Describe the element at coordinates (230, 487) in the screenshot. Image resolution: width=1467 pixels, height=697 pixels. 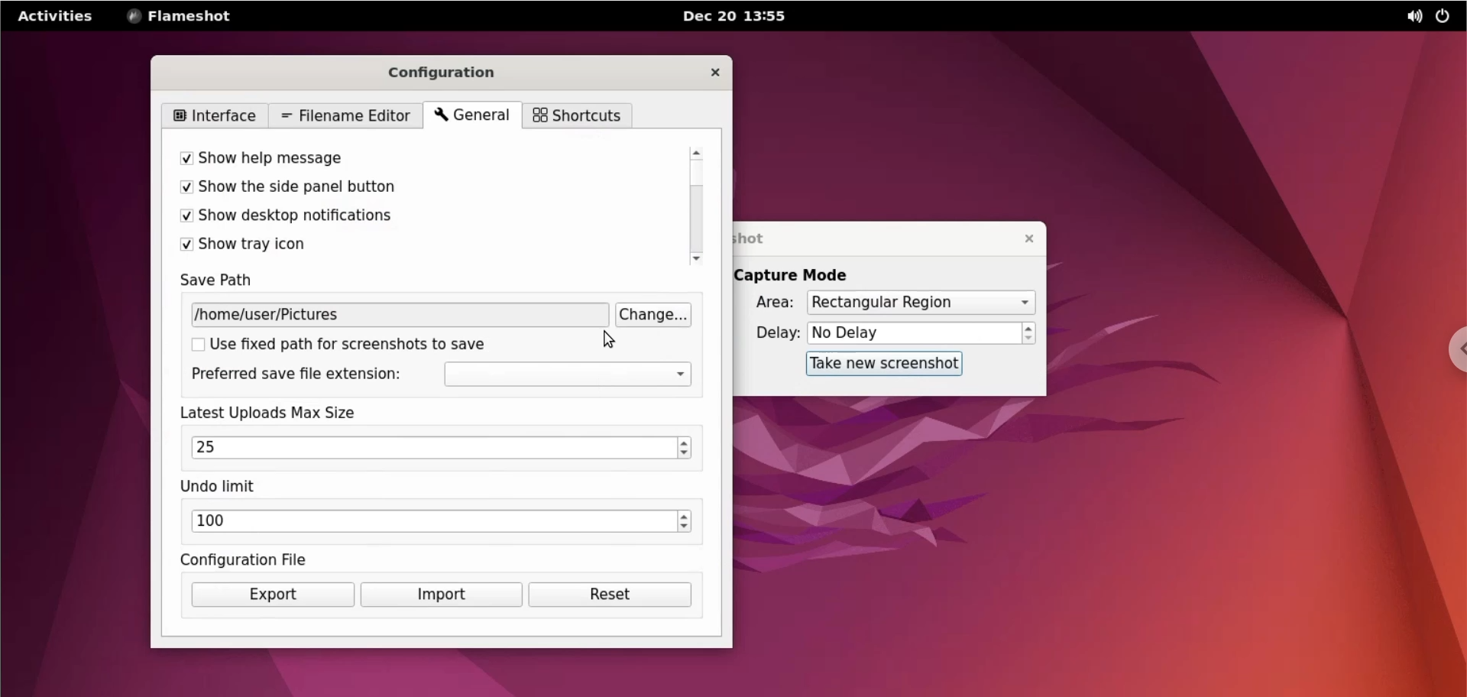
I see `undo limit ` at that location.